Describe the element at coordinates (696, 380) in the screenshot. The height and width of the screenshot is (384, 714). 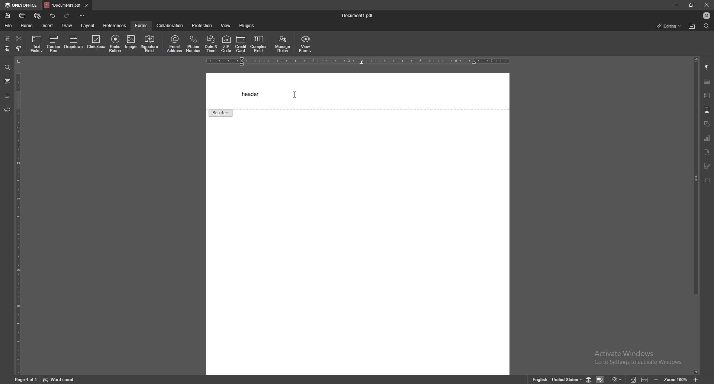
I see `zoom in` at that location.